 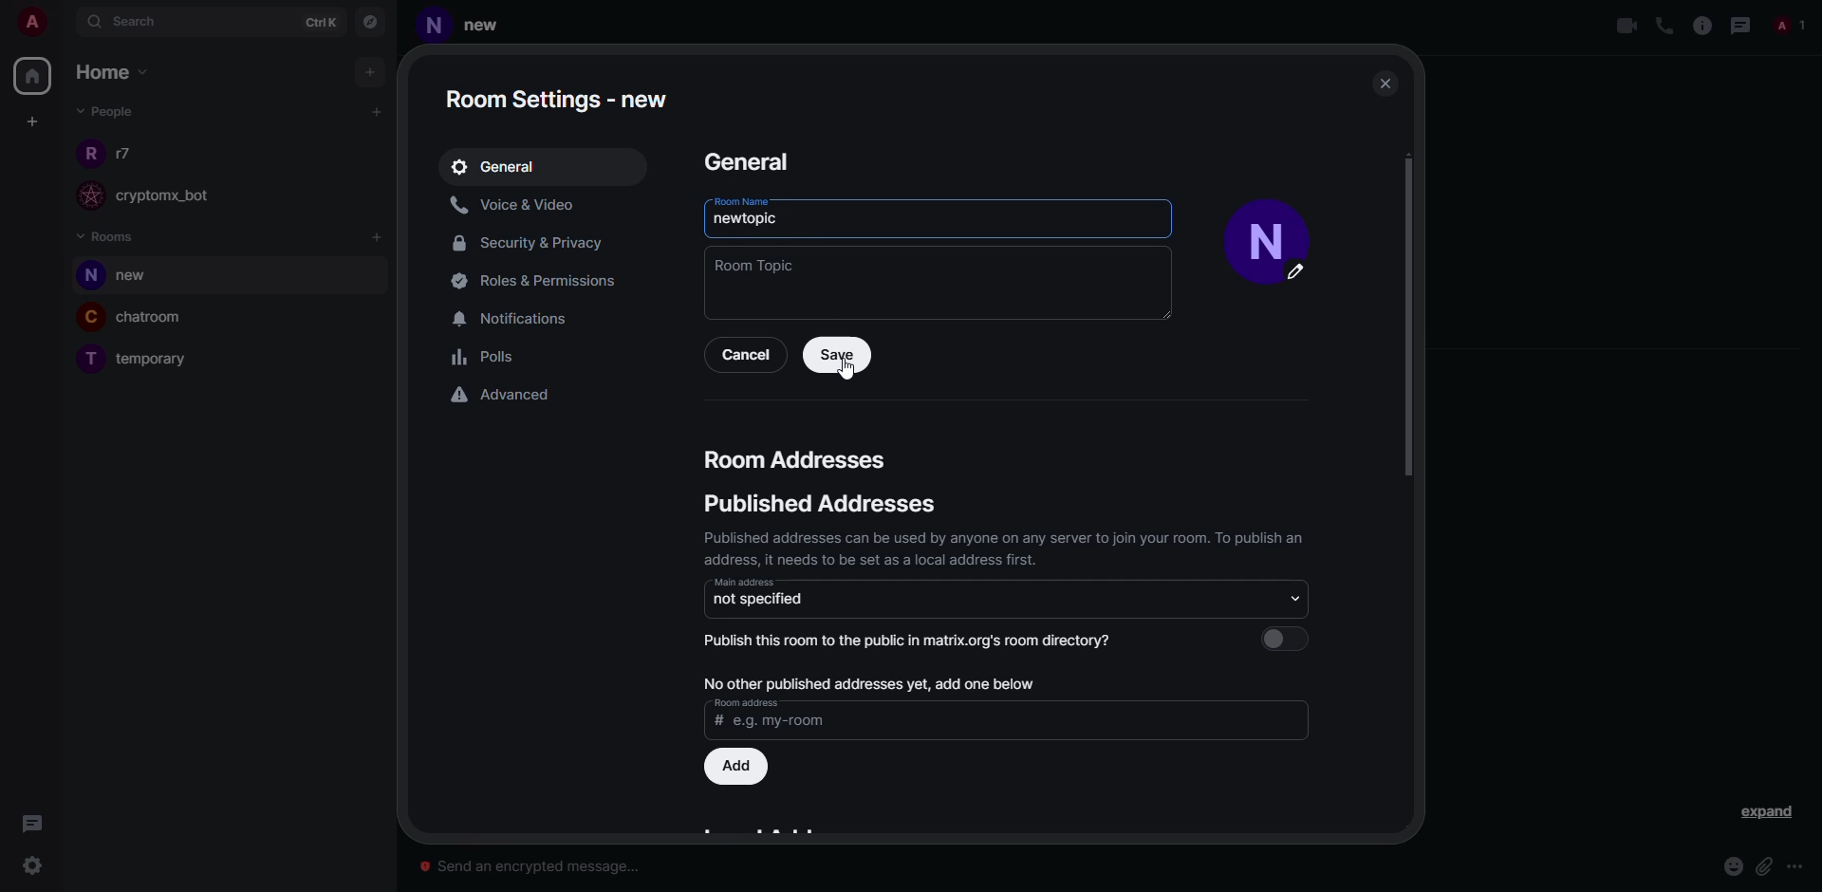 I want to click on people, so click(x=128, y=153).